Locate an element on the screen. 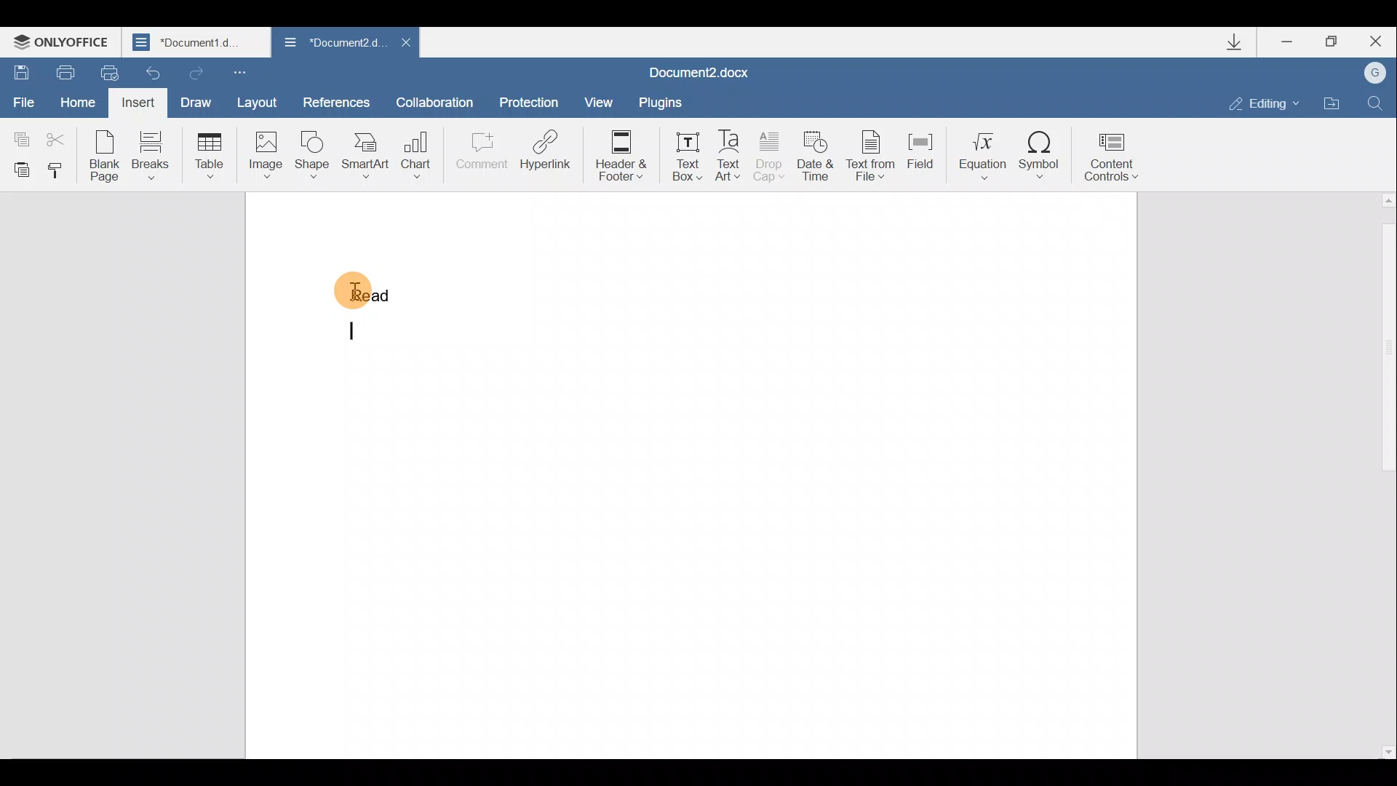  Plugins is located at coordinates (658, 102).